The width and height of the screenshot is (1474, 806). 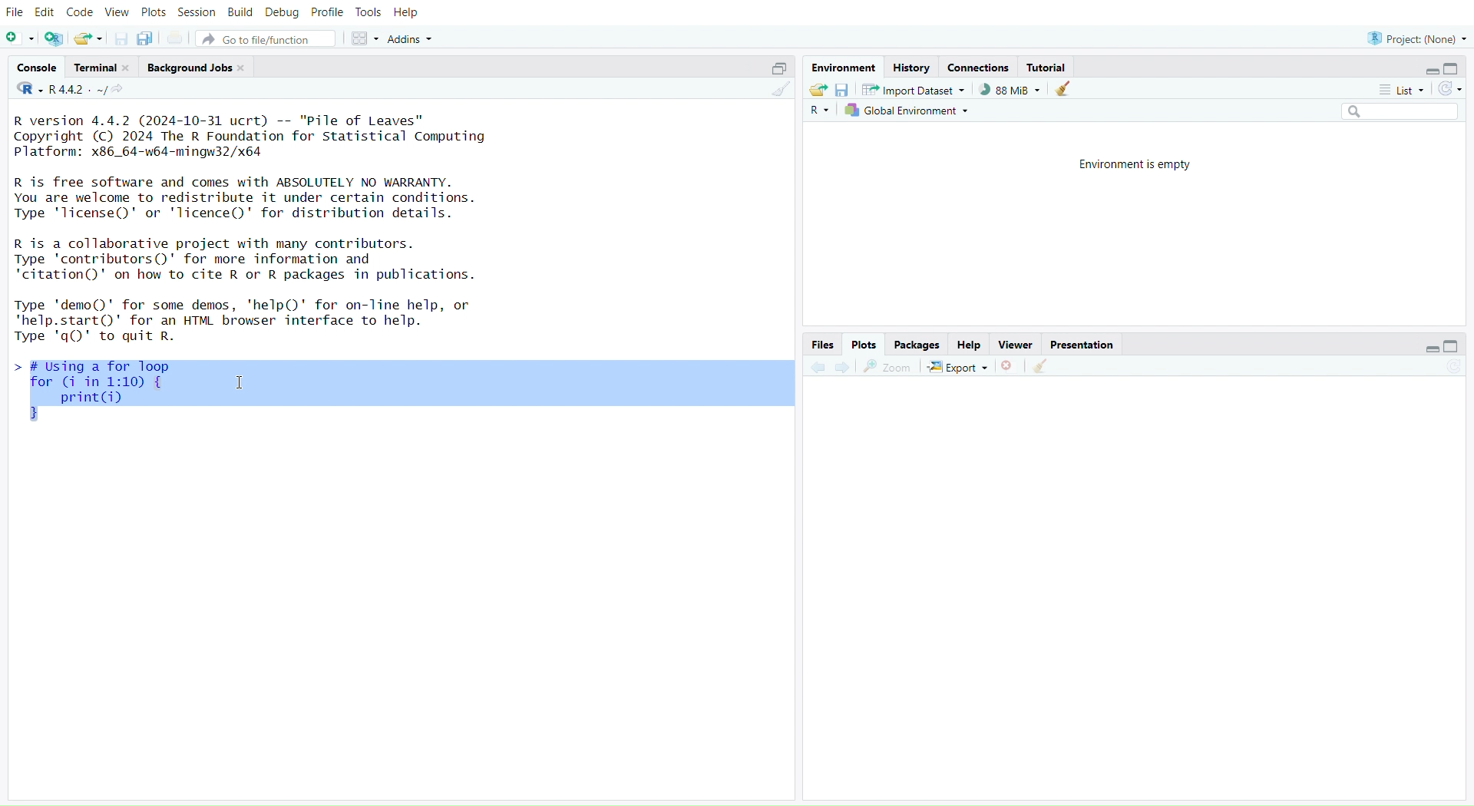 What do you see at coordinates (1008, 368) in the screenshot?
I see `remove the current plot` at bounding box center [1008, 368].